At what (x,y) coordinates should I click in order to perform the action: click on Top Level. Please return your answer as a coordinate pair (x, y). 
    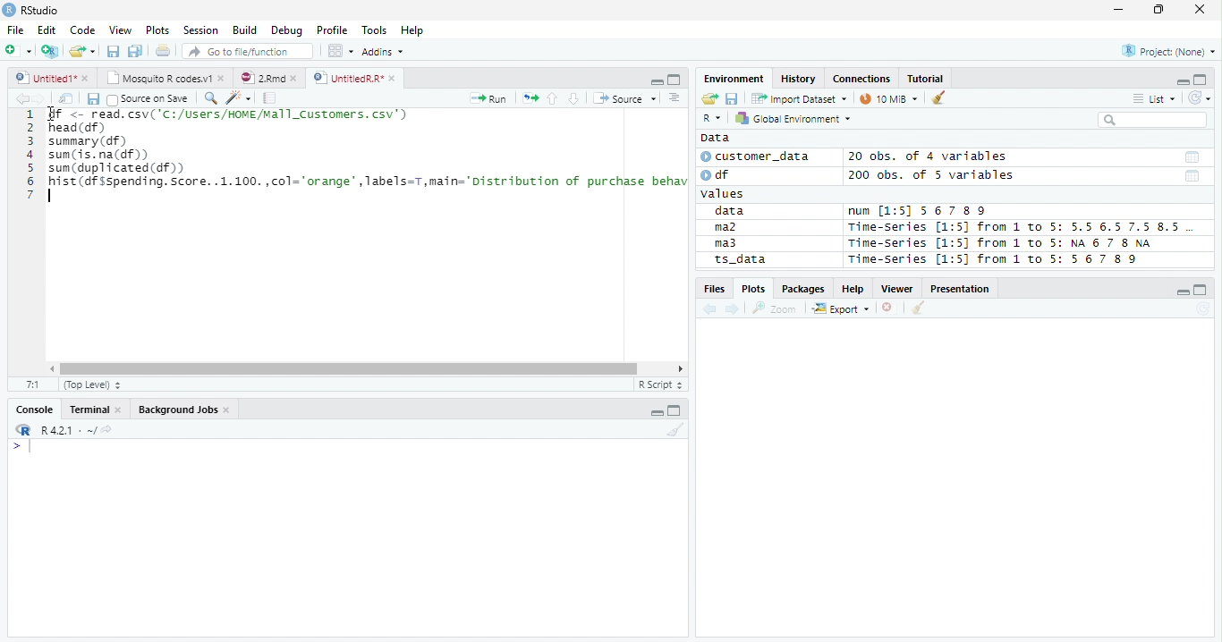
    Looking at the image, I should click on (90, 385).